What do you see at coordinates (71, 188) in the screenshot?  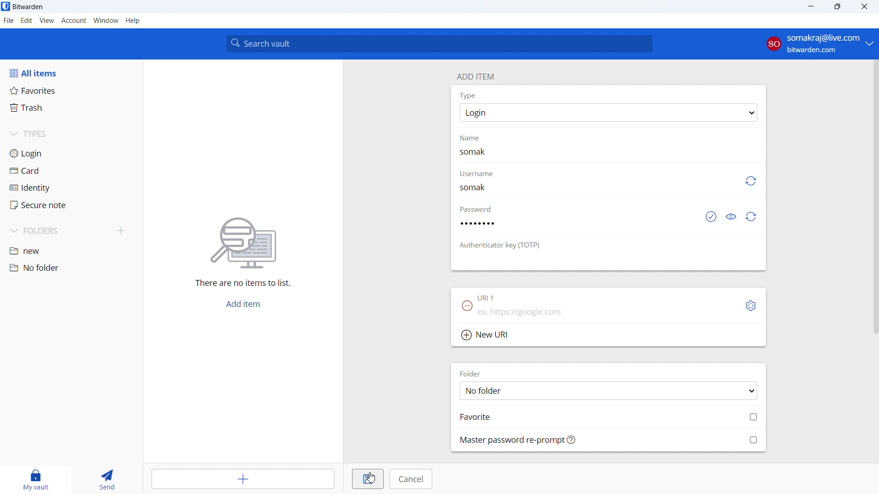 I see `identity` at bounding box center [71, 188].